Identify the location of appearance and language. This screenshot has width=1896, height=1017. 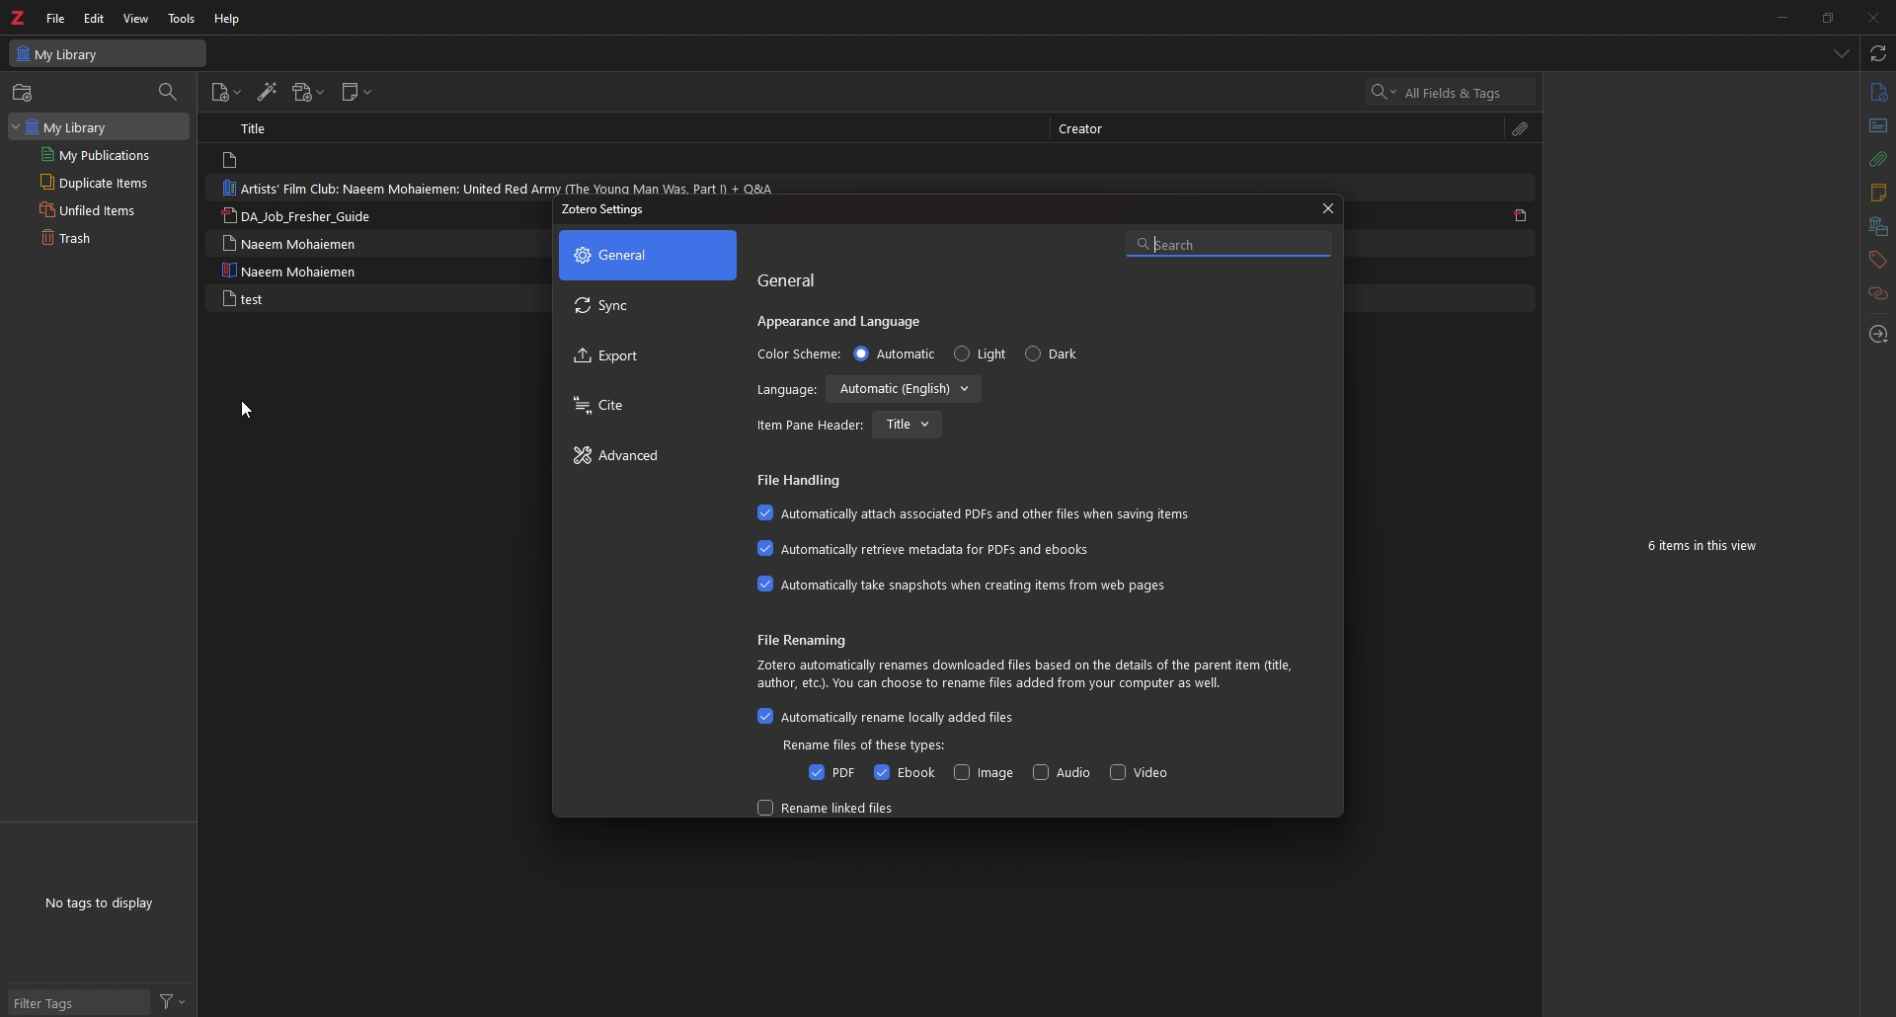
(845, 321).